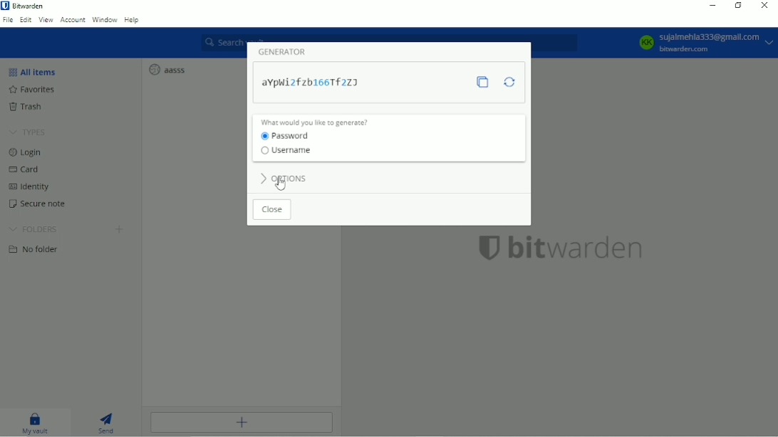  I want to click on Generator, so click(281, 51).